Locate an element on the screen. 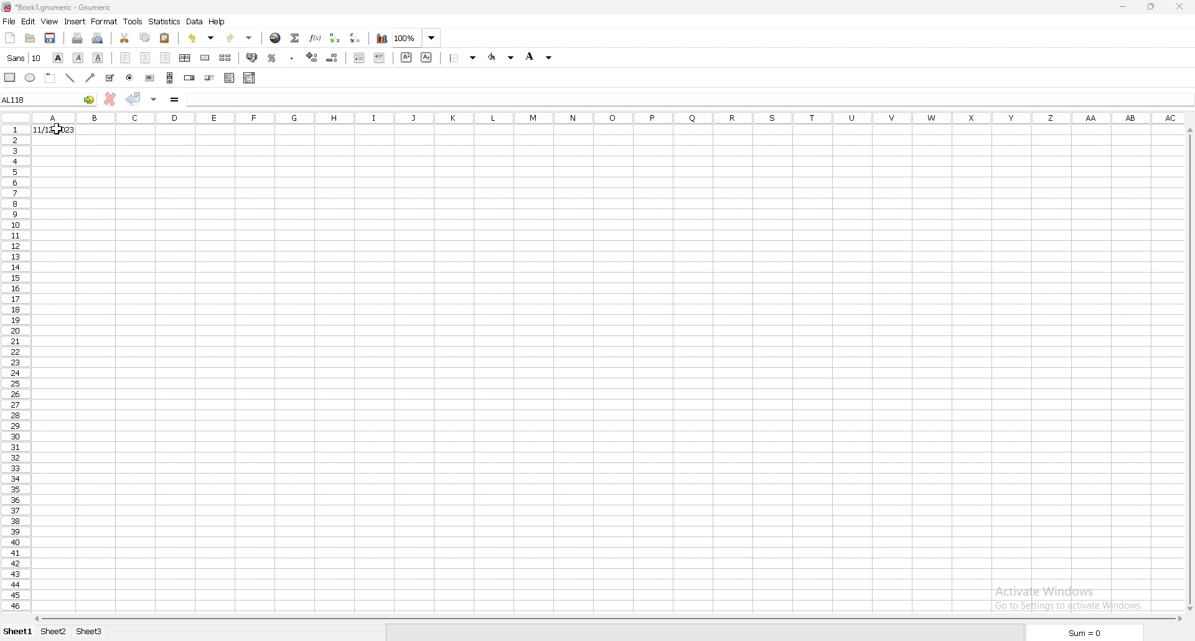 The height and width of the screenshot is (641, 1195). centre is located at coordinates (145, 57).